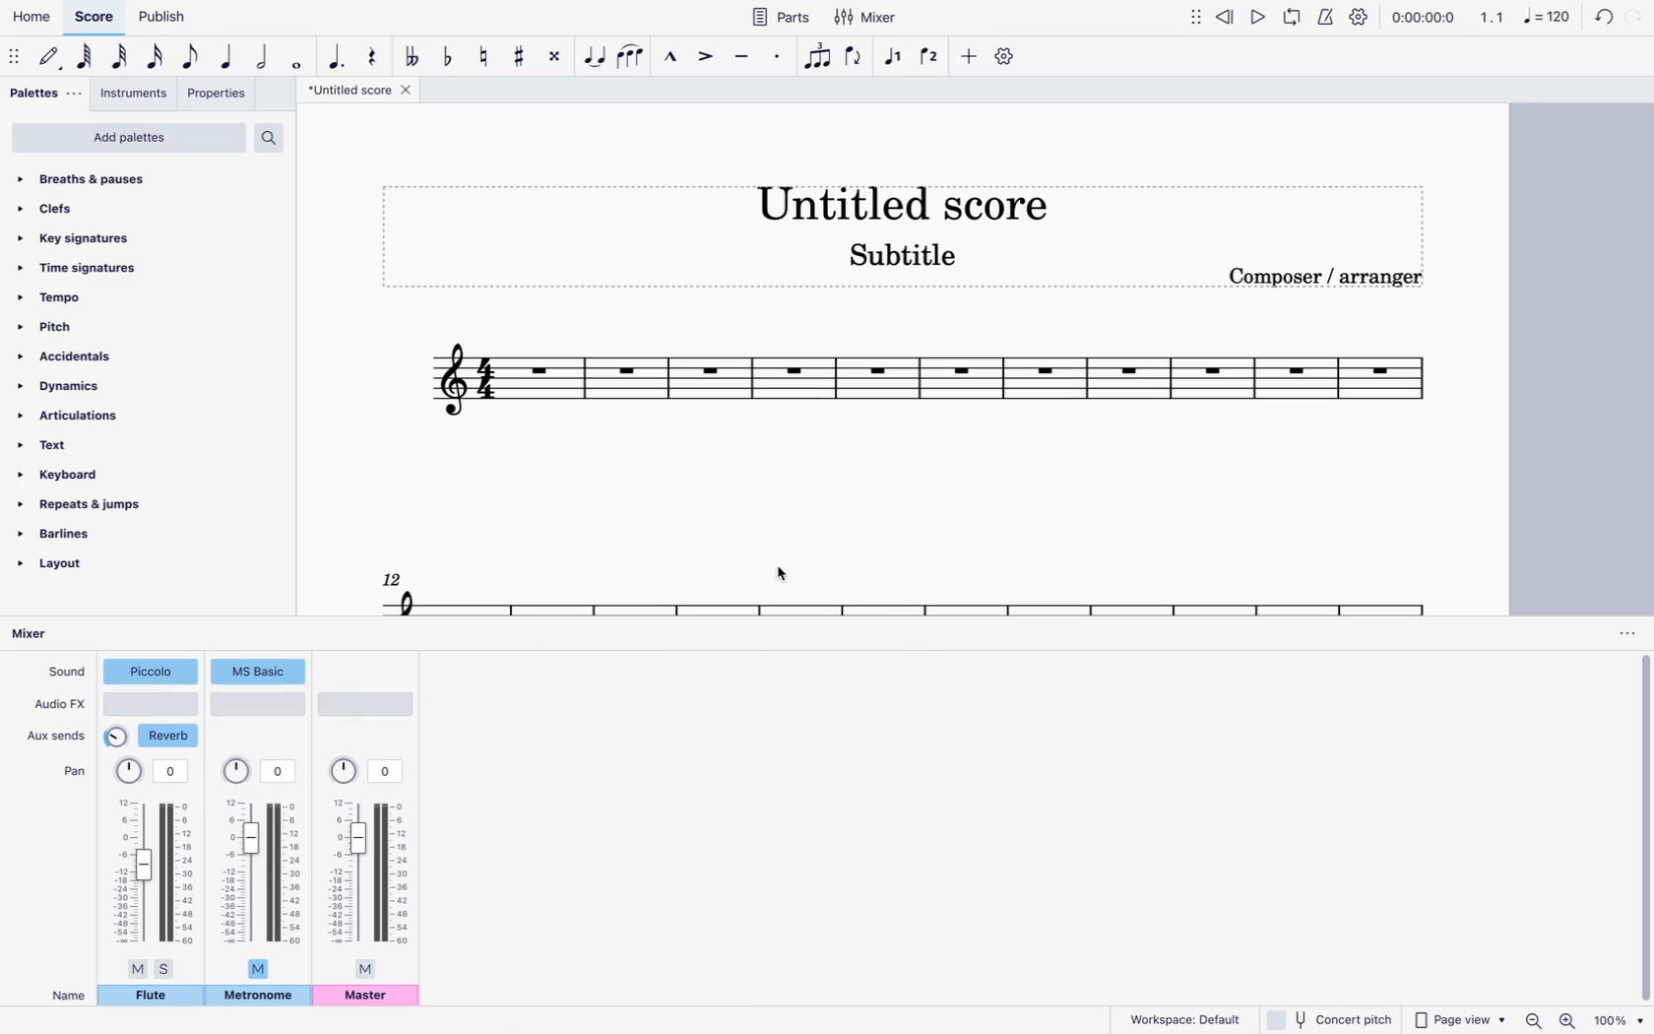  What do you see at coordinates (105, 208) in the screenshot?
I see `clefs` at bounding box center [105, 208].